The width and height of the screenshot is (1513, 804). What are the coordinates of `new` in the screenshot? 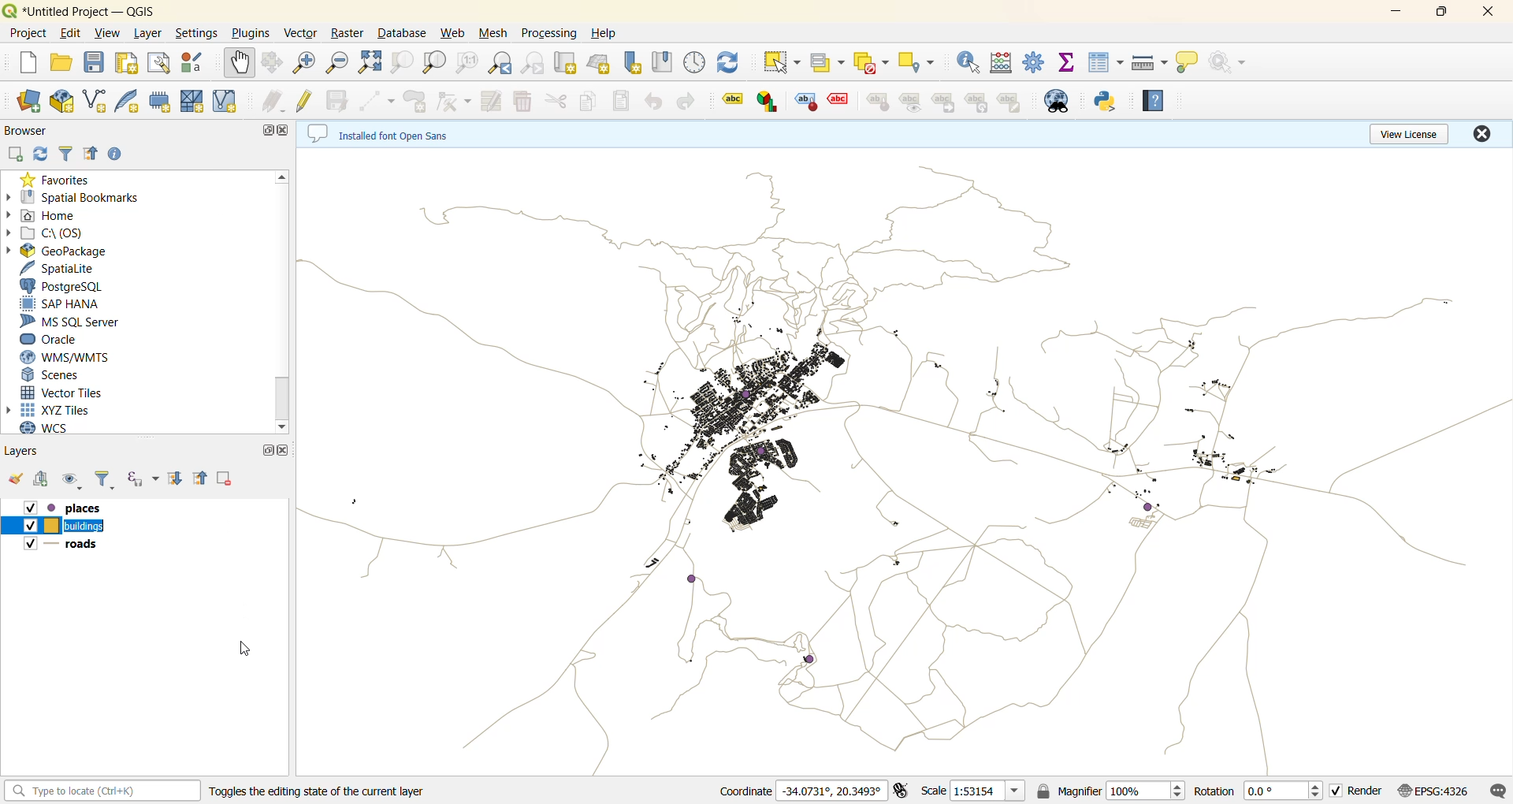 It's located at (20, 62).